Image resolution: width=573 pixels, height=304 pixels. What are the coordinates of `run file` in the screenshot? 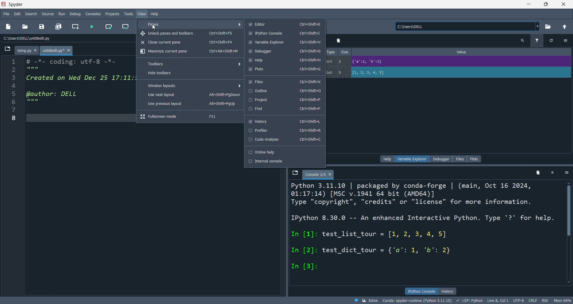 It's located at (92, 27).